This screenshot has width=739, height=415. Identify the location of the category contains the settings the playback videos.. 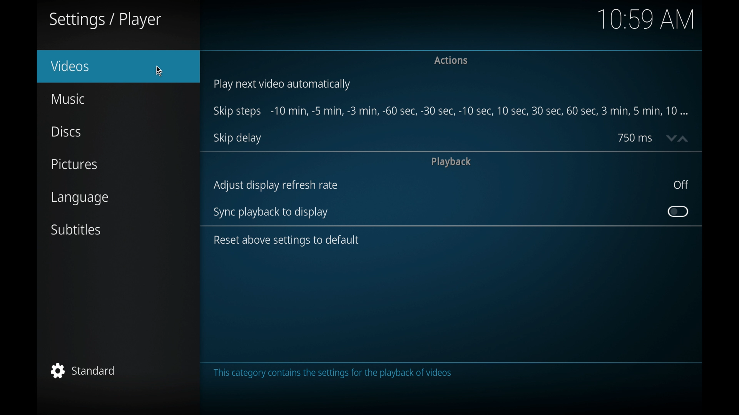
(331, 375).